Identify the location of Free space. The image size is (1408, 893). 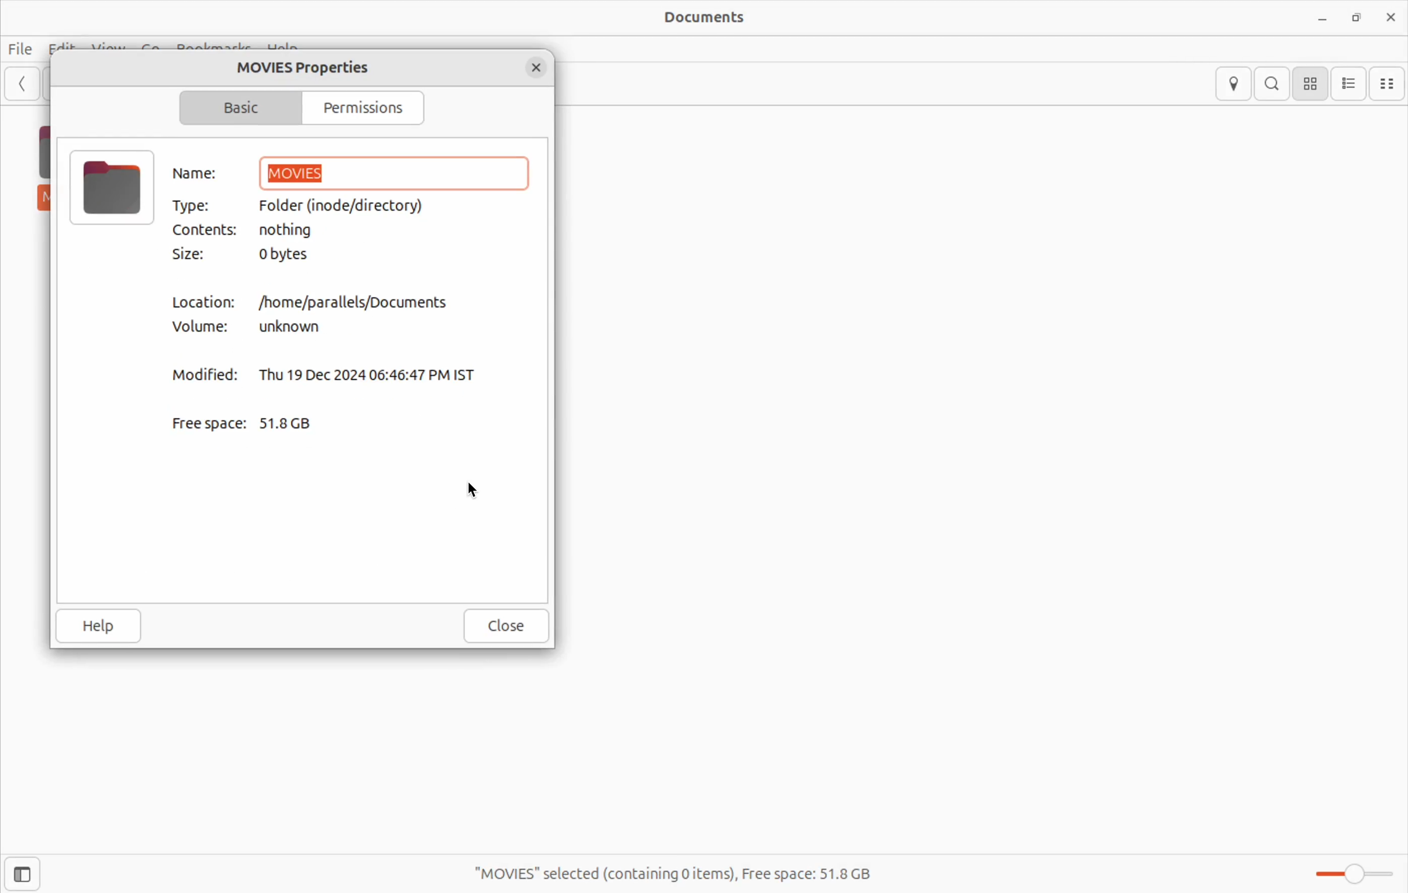
(209, 423).